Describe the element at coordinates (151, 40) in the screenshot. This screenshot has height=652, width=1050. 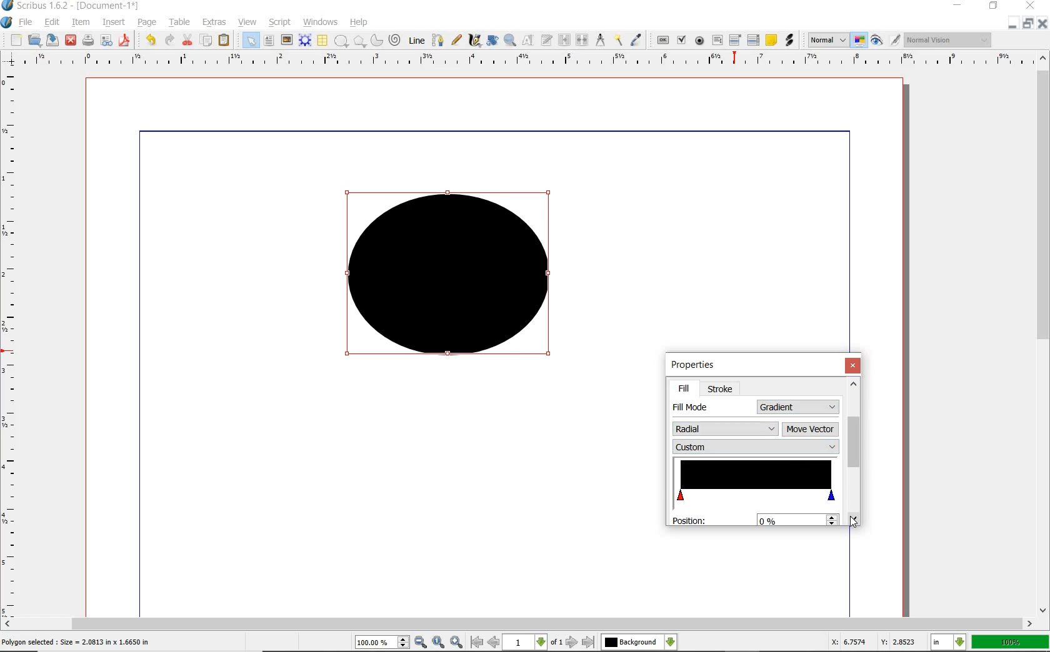
I see `UNDO` at that location.